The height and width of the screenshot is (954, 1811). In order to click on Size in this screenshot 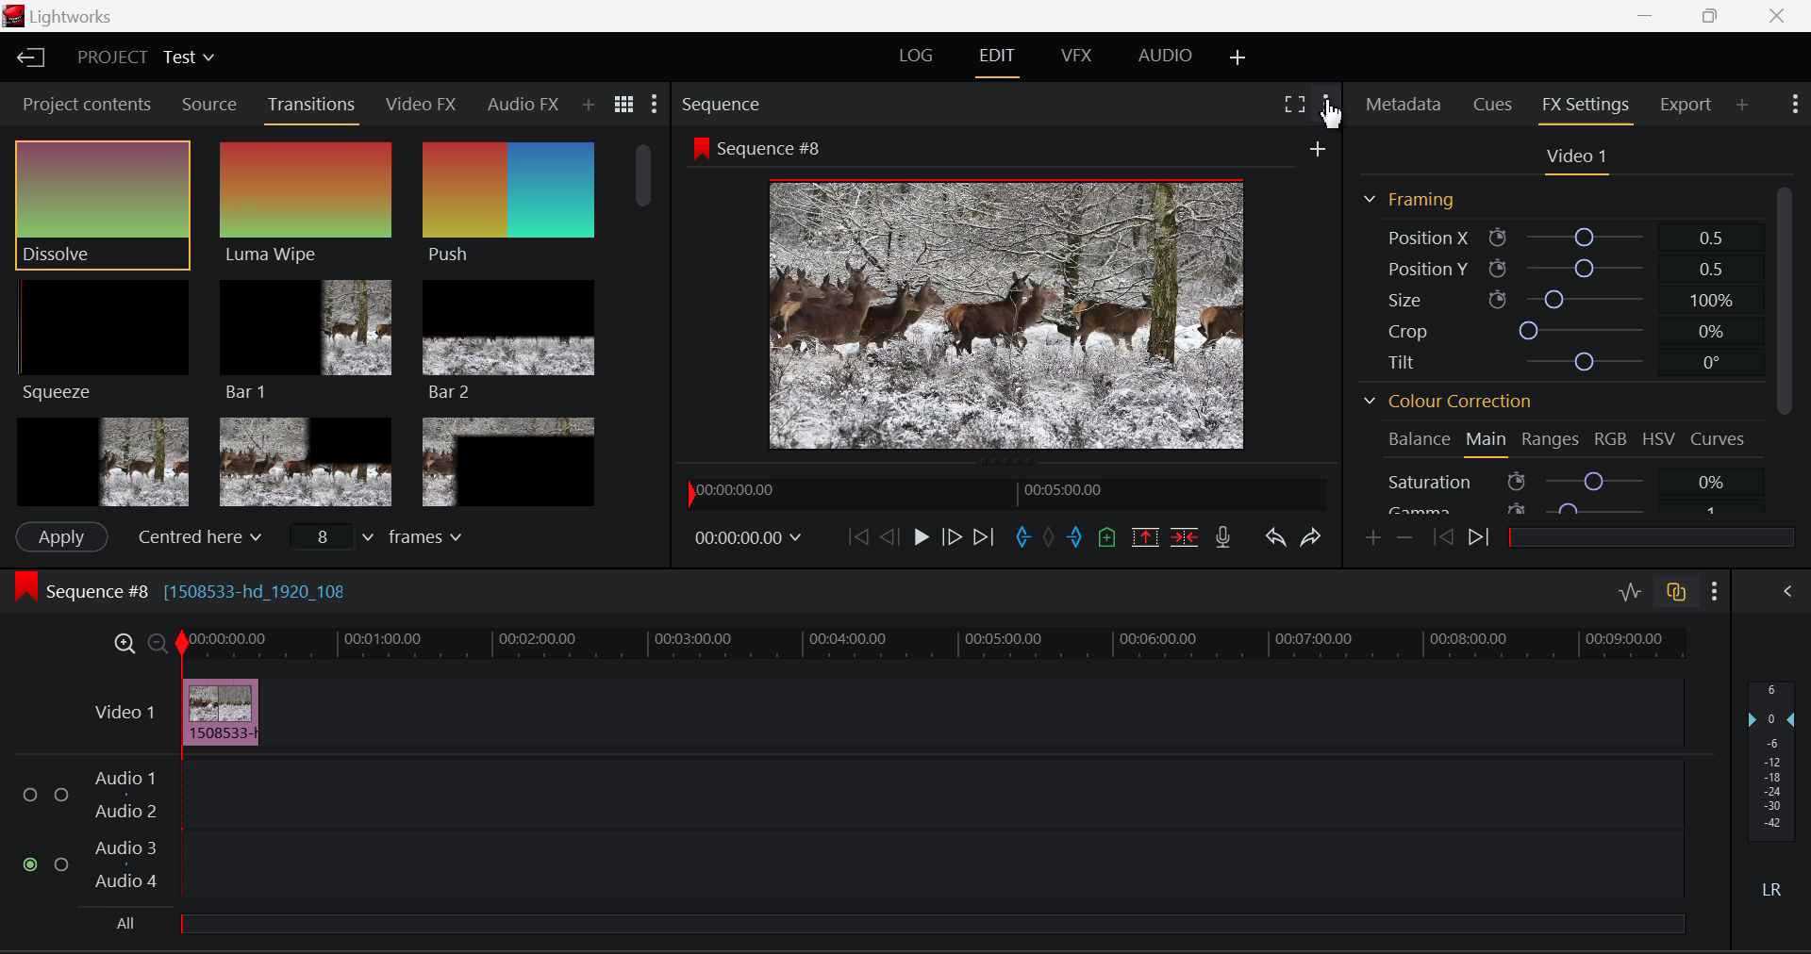, I will do `click(1564, 296)`.